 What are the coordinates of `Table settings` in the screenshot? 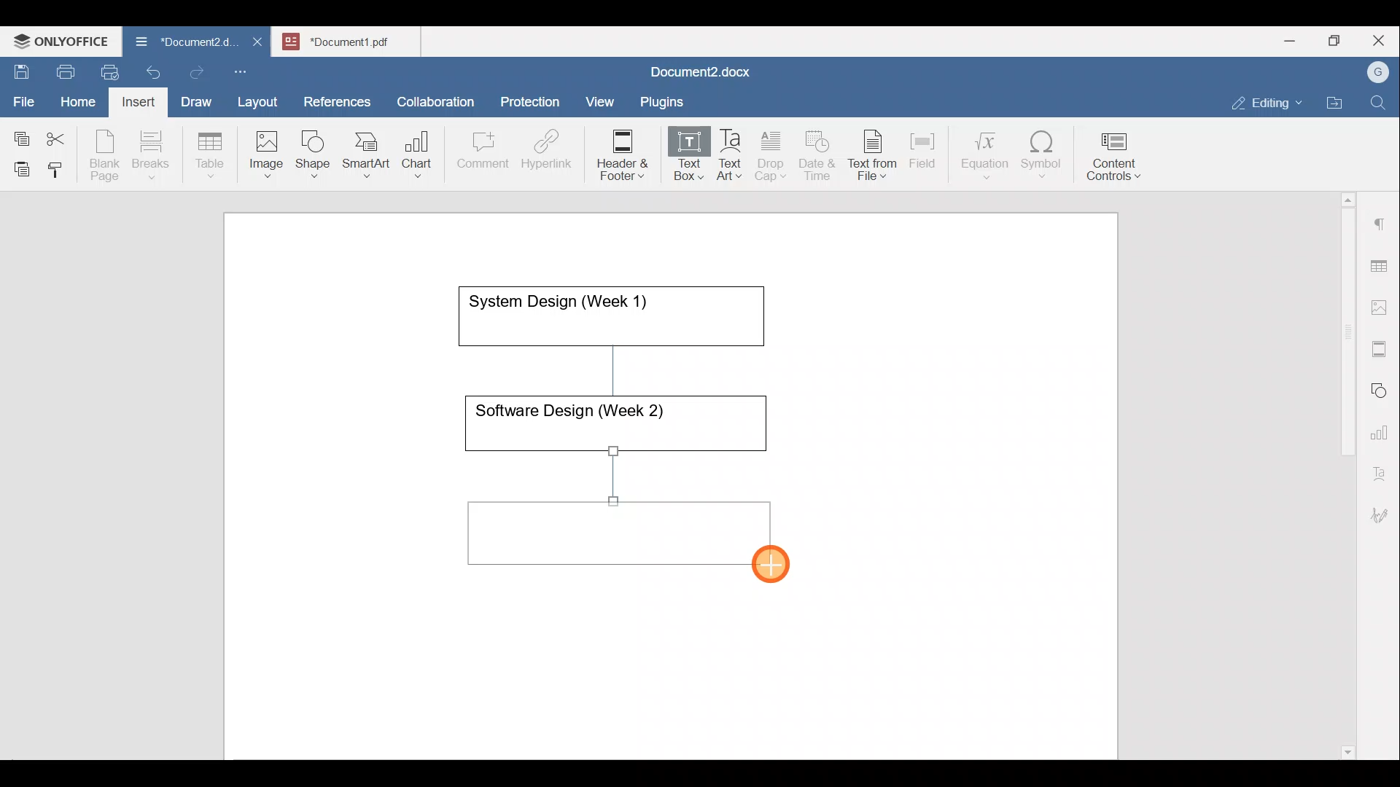 It's located at (1382, 265).